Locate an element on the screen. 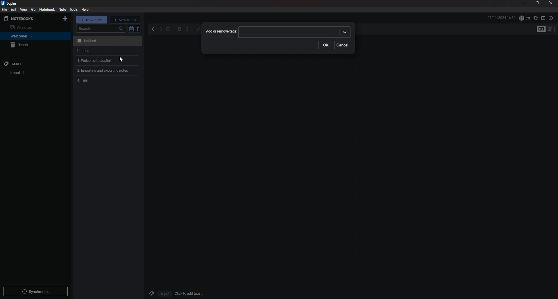 The width and height of the screenshot is (558, 299). go is located at coordinates (33, 9).